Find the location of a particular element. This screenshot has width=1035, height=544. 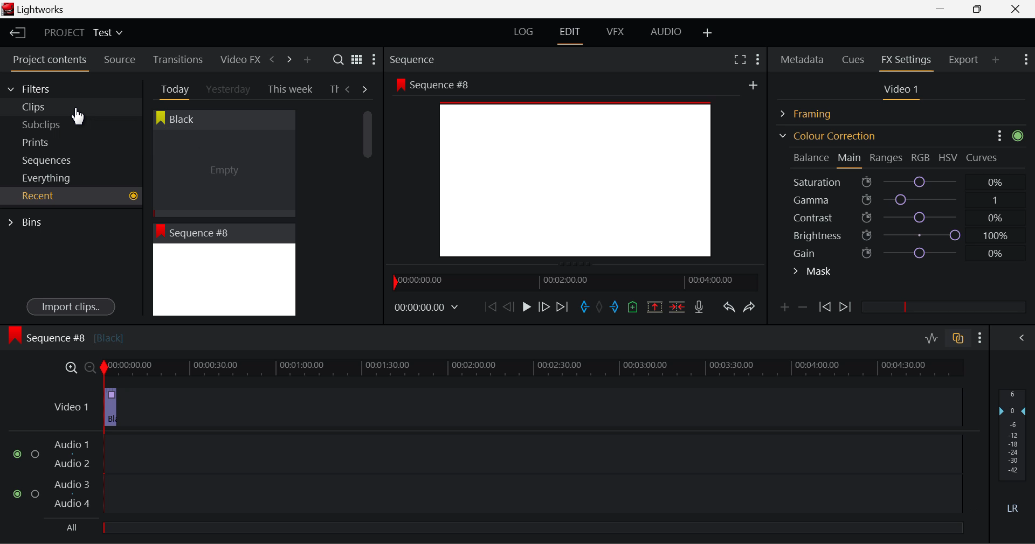

Curves is located at coordinates (983, 157).